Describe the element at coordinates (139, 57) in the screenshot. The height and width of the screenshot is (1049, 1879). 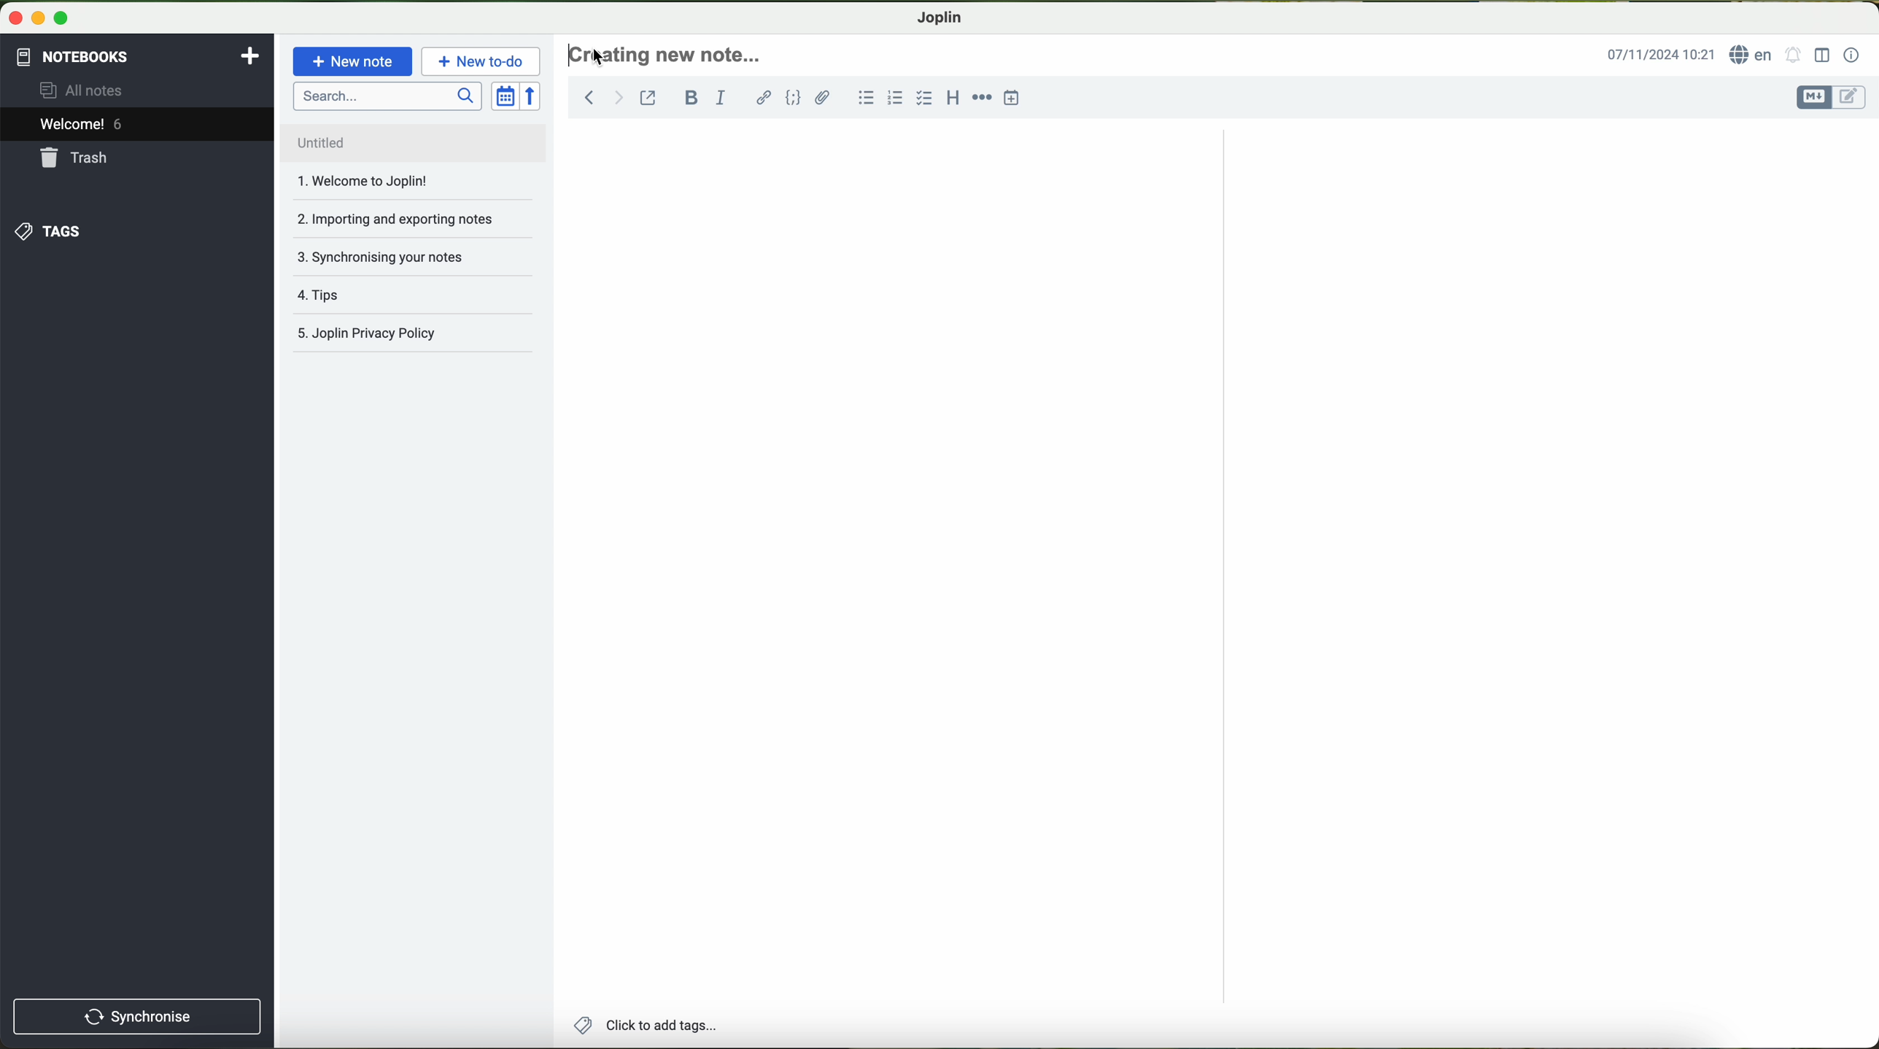
I see `notebooks tab` at that location.